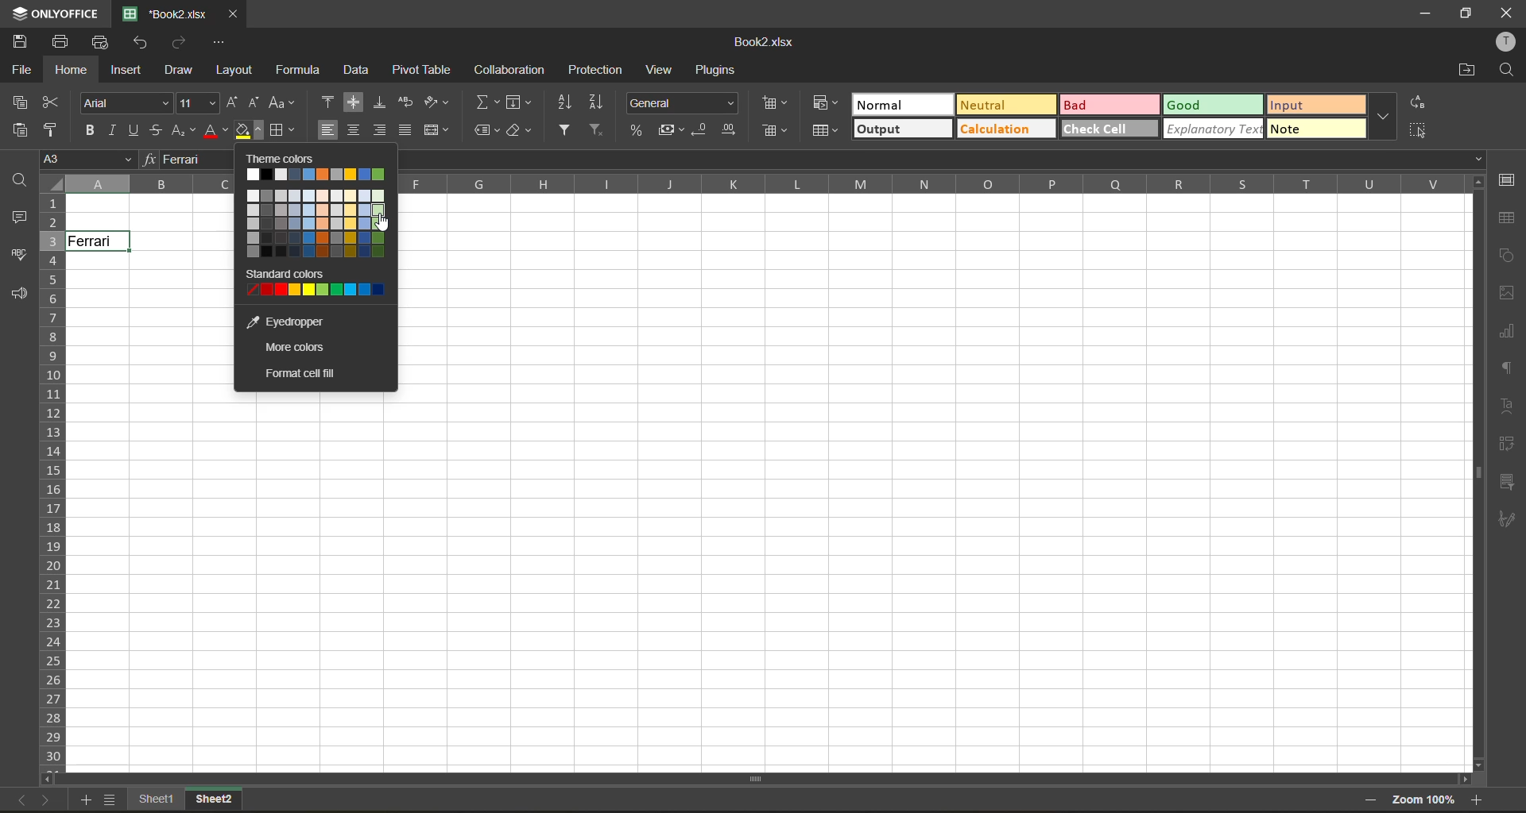 The height and width of the screenshot is (813, 1526). What do you see at coordinates (761, 184) in the screenshot?
I see `column names` at bounding box center [761, 184].